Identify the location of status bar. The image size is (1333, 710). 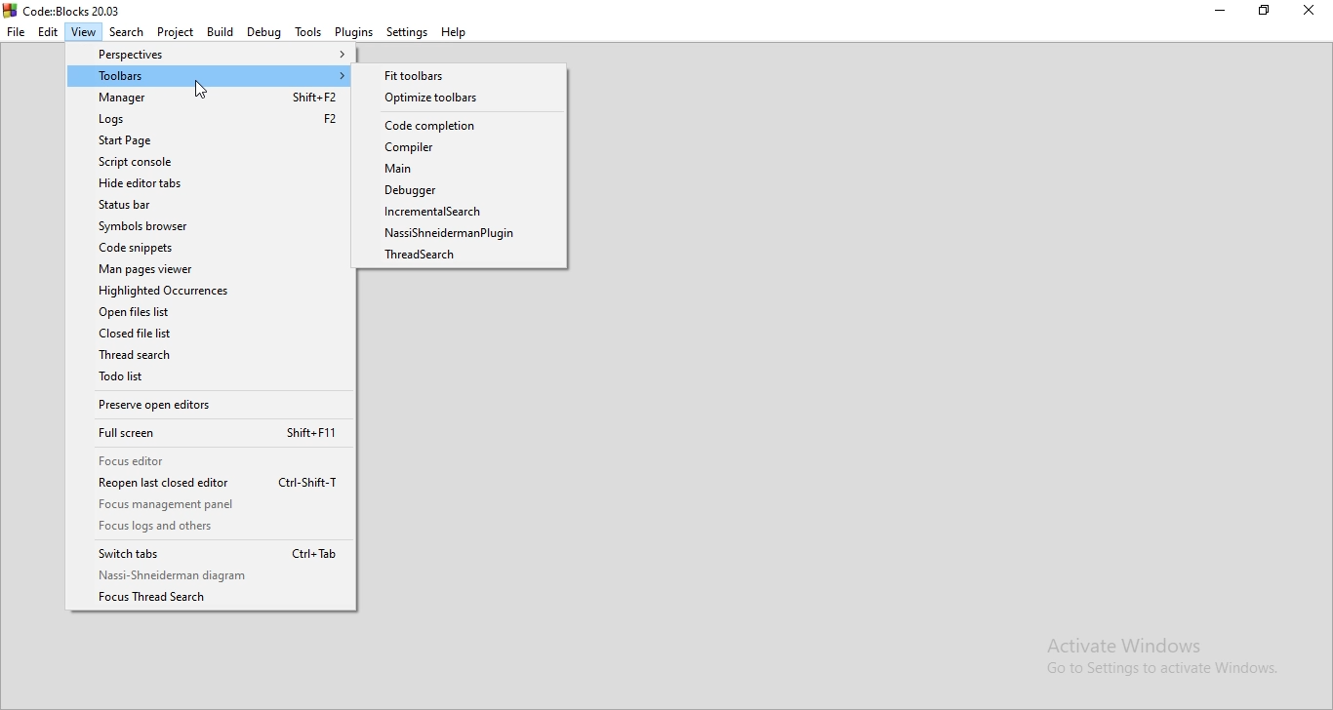
(206, 206).